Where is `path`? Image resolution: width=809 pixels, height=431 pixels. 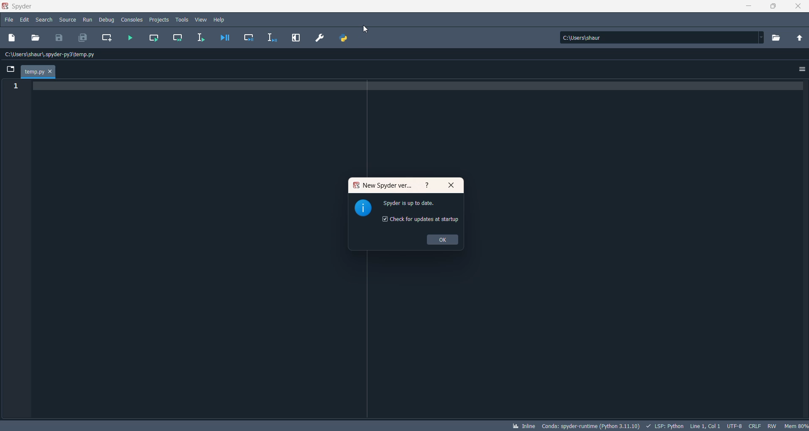
path is located at coordinates (659, 37).